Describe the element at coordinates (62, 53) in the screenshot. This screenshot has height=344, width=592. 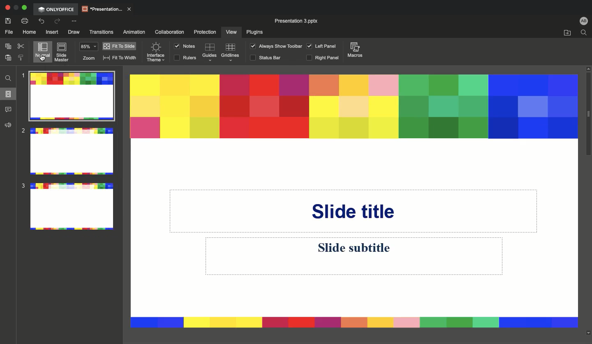
I see `Slide master` at that location.